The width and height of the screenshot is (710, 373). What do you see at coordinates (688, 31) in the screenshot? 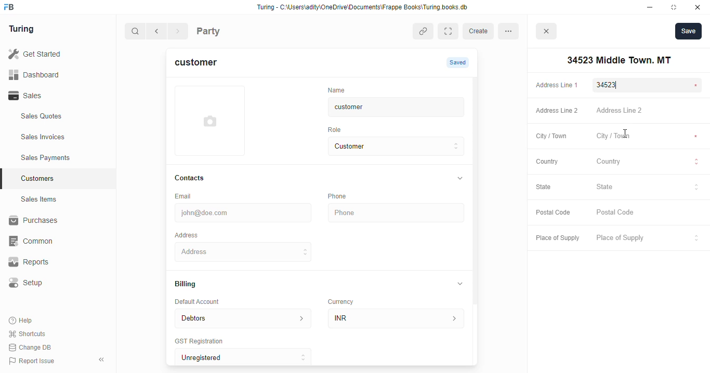
I see `Save` at bounding box center [688, 31].